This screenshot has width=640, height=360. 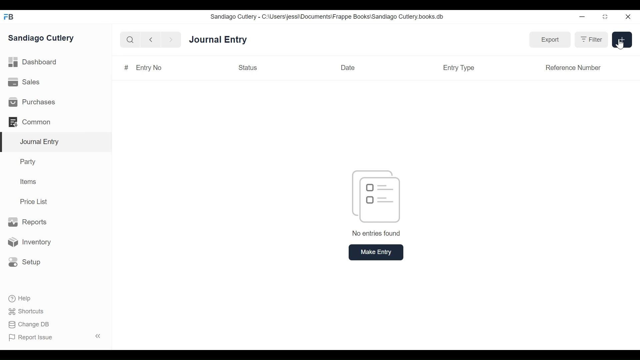 I want to click on Setup, so click(x=23, y=262).